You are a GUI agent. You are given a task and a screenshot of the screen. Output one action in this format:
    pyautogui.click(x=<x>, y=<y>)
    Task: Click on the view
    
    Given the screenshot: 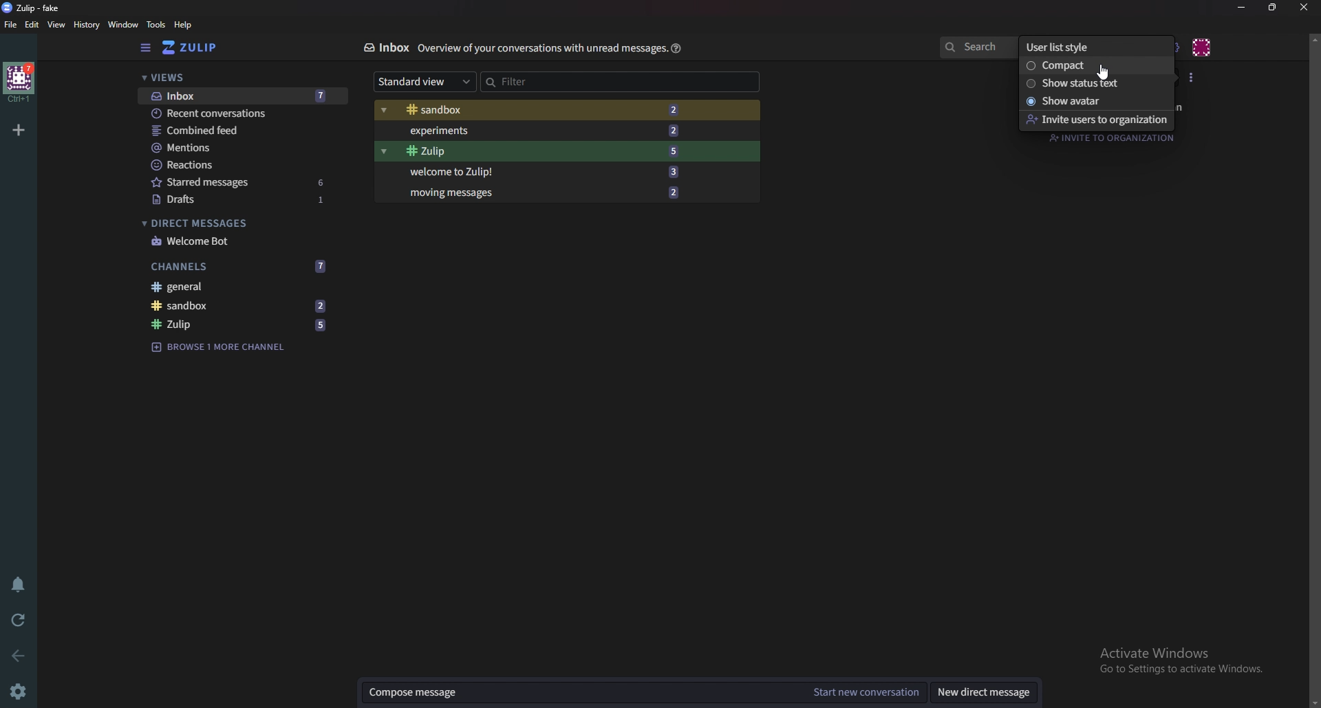 What is the action you would take?
    pyautogui.click(x=58, y=25)
    